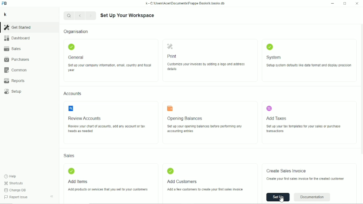  I want to click on Shortcuts, so click(14, 183).